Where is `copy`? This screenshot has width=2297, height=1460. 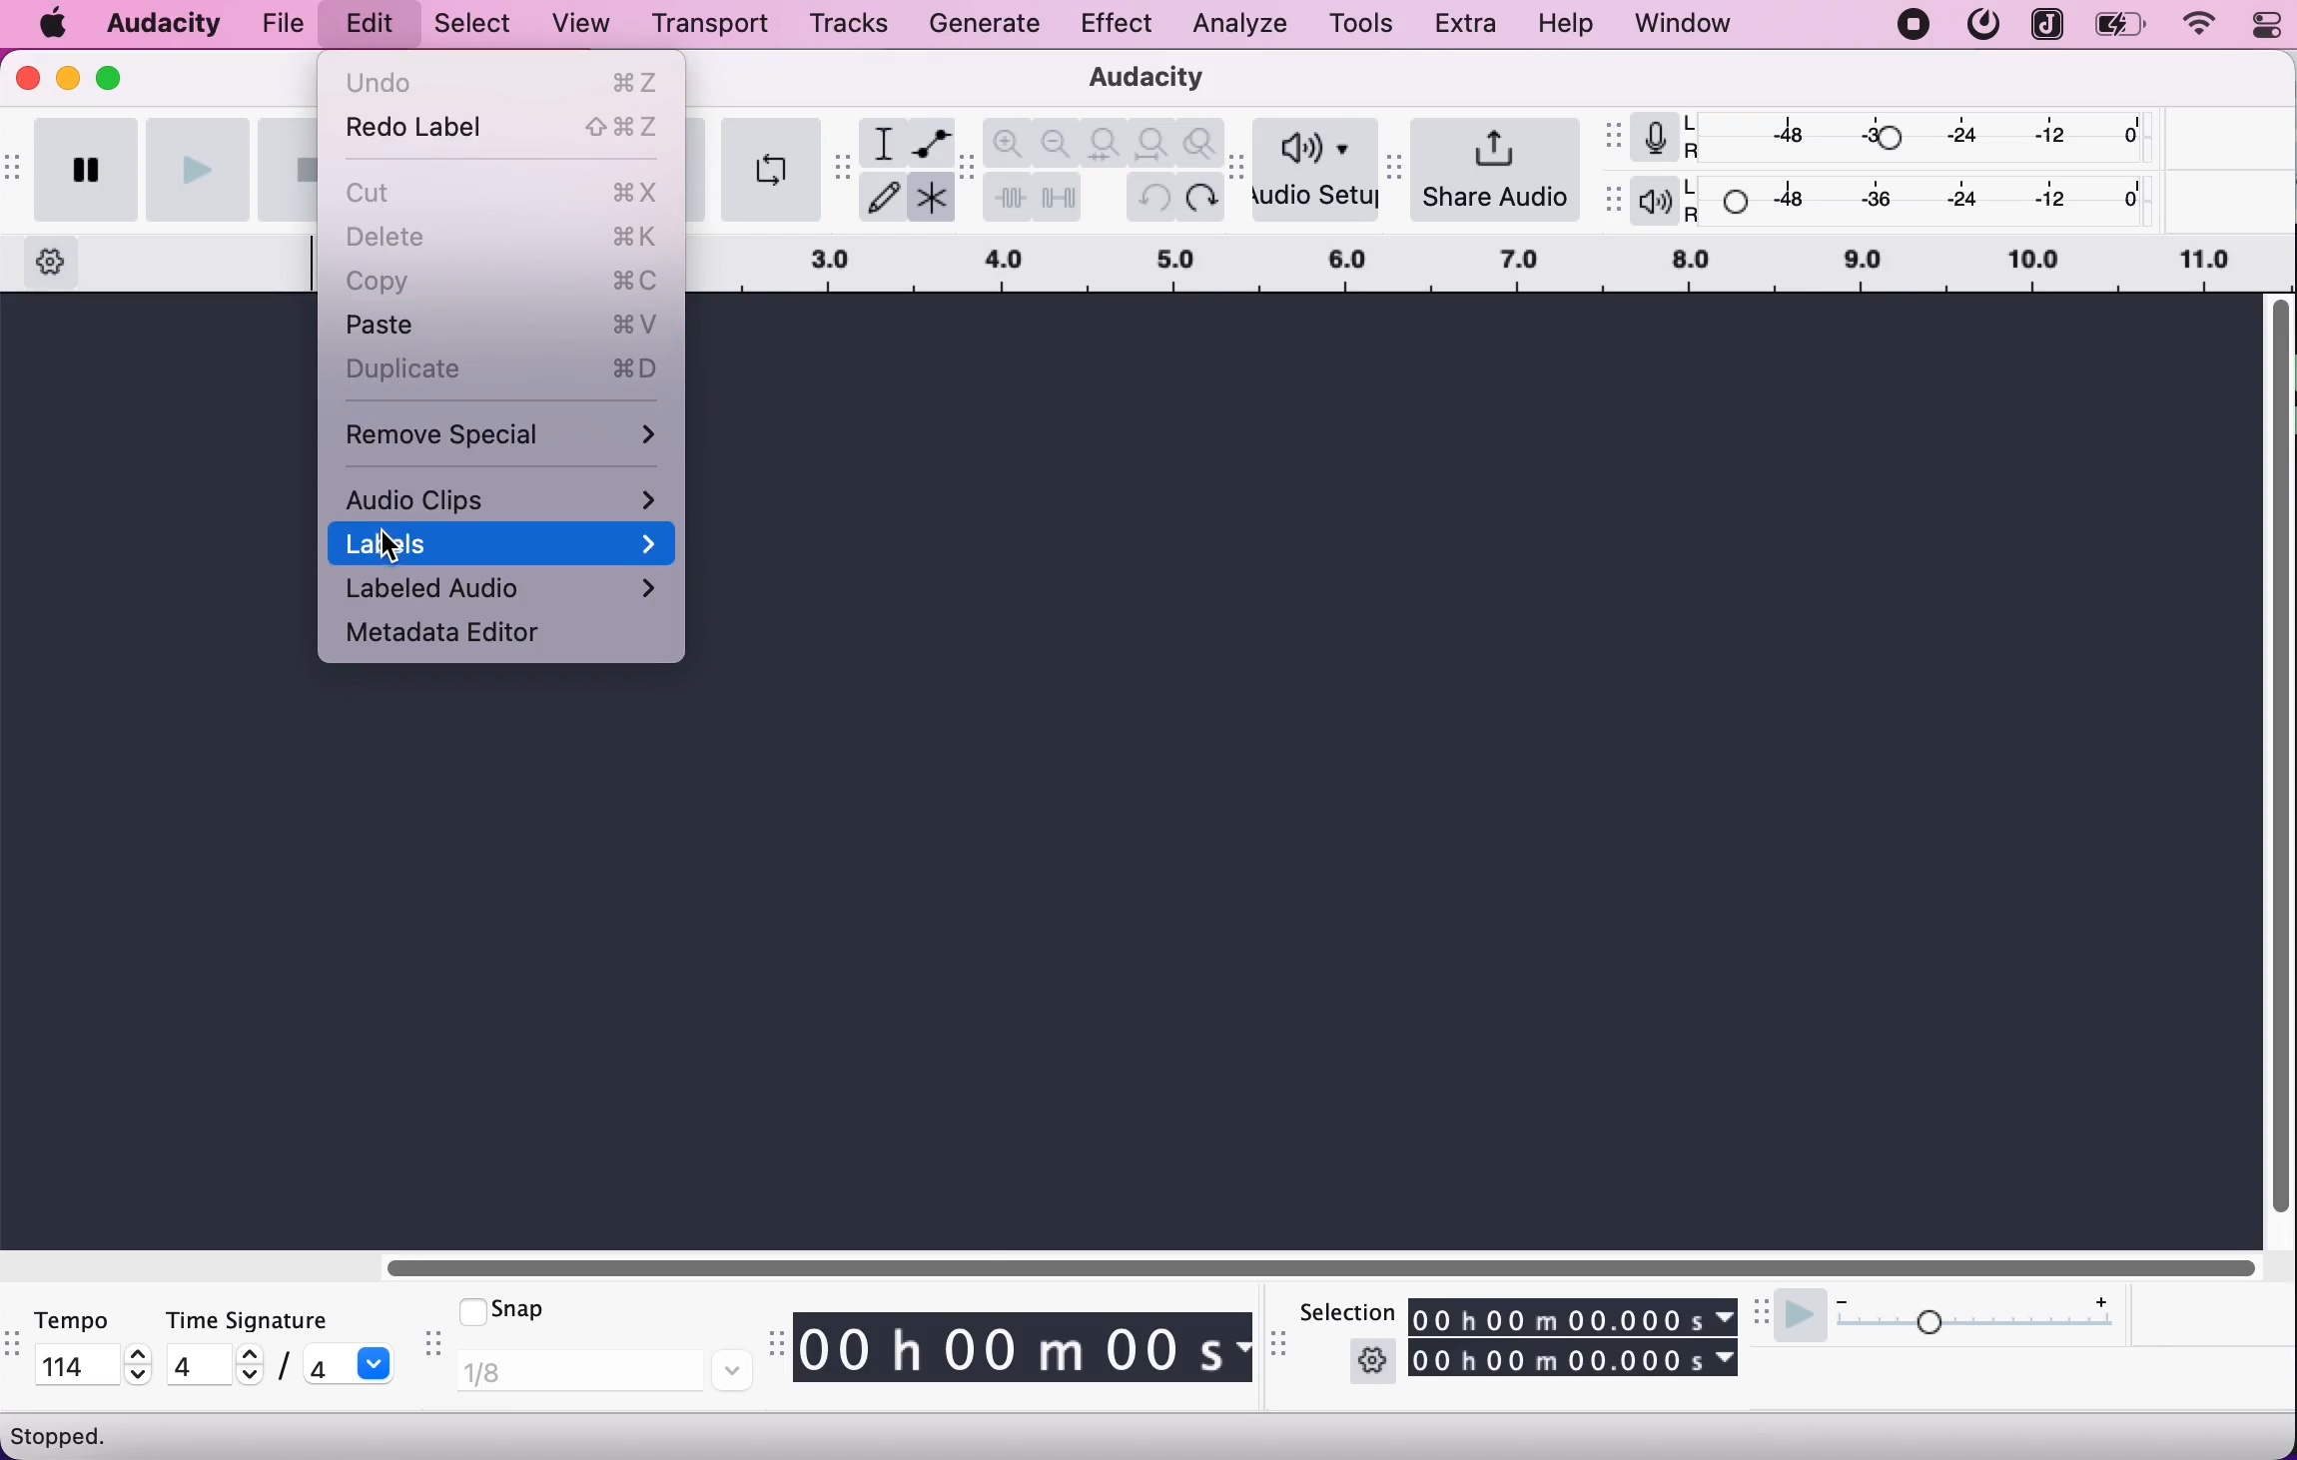
copy is located at coordinates (502, 282).